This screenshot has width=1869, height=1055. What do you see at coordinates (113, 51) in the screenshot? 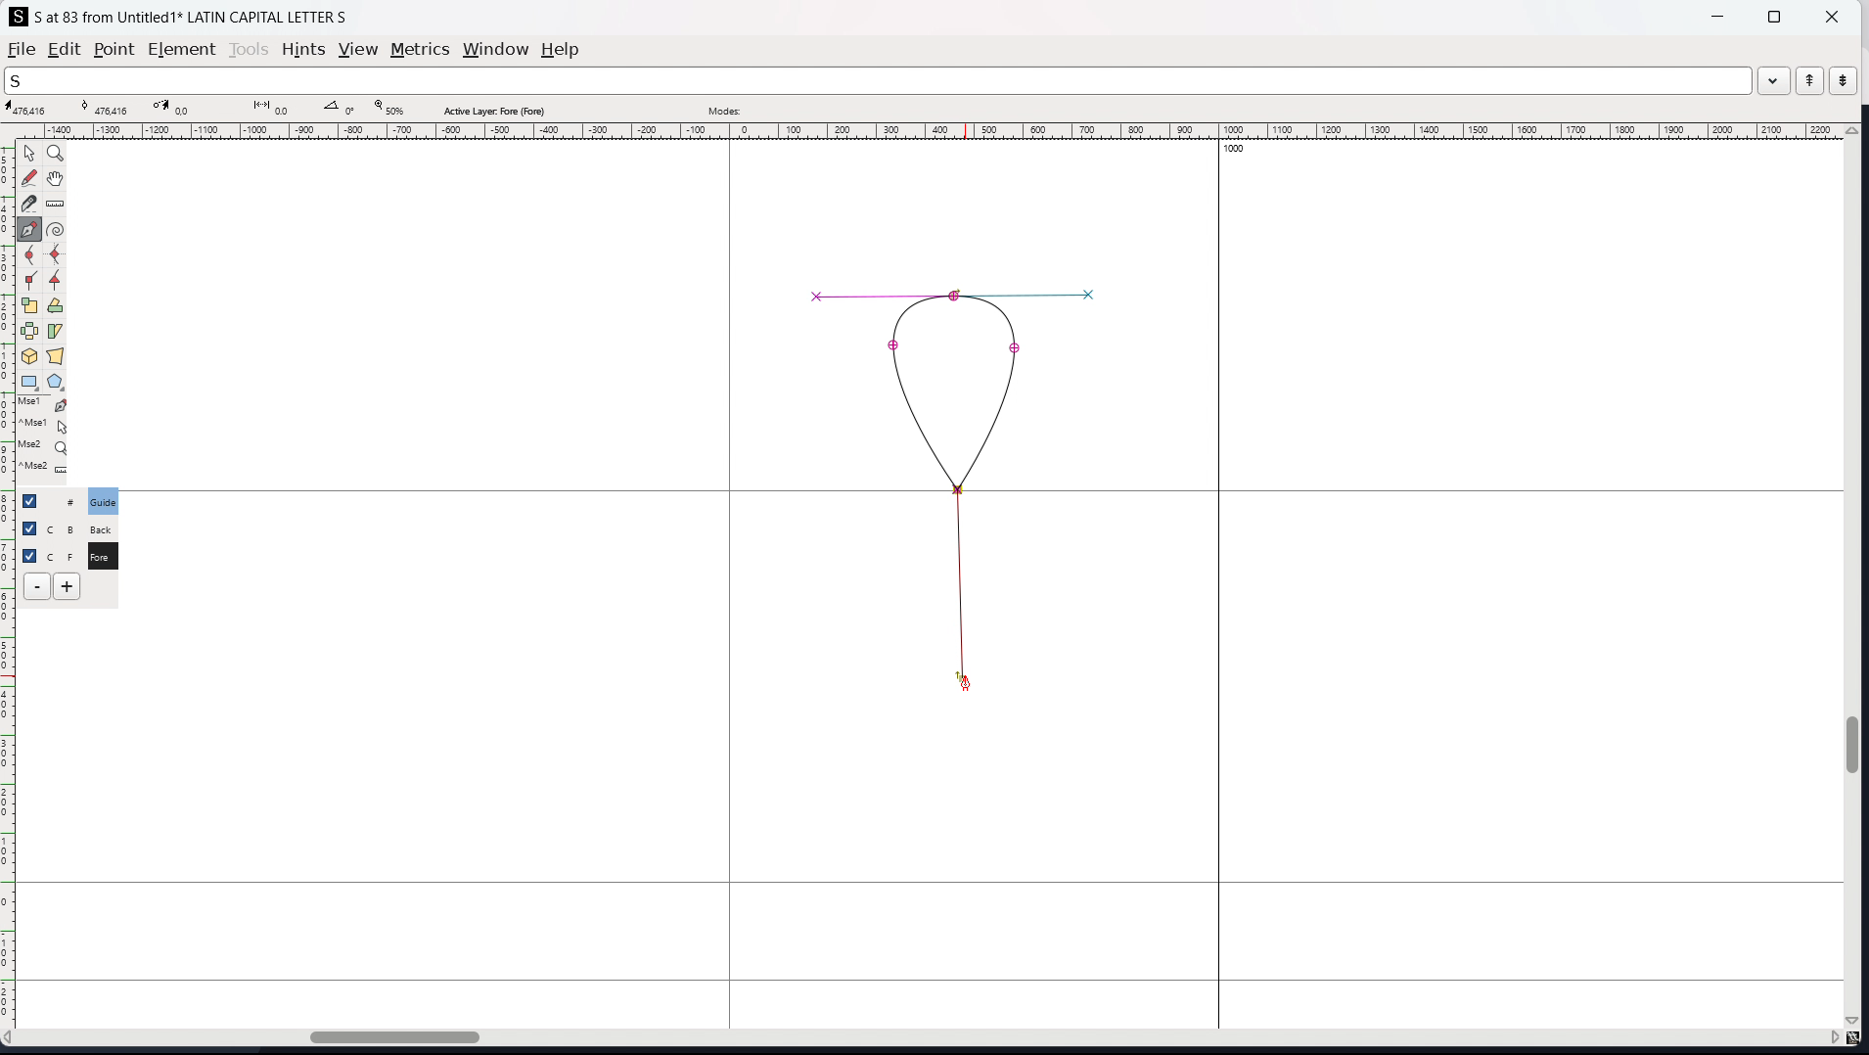
I see `point` at bounding box center [113, 51].